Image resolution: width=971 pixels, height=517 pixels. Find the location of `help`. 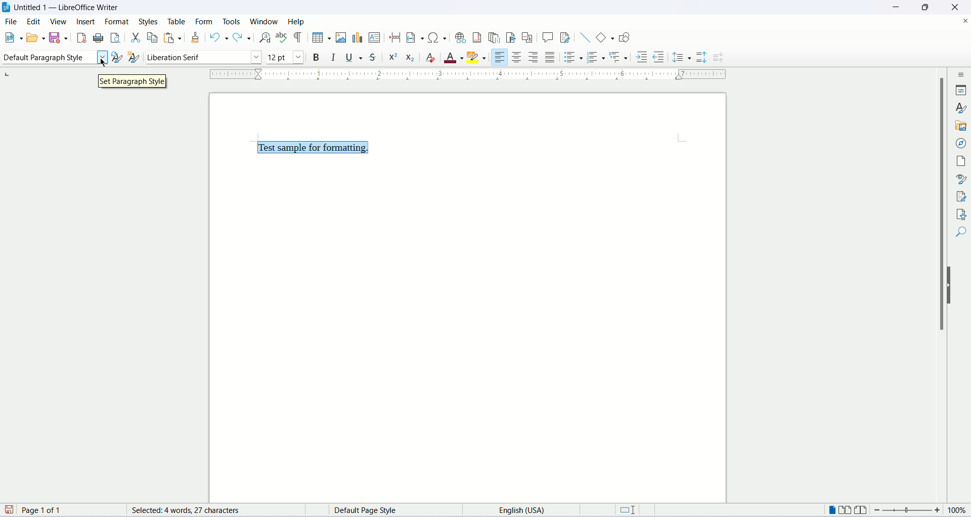

help is located at coordinates (296, 21).